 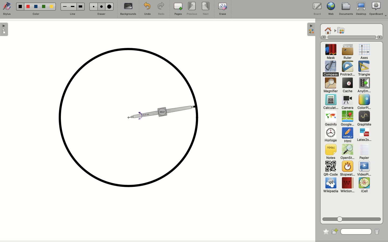 I want to click on OpenBoard, so click(x=378, y=9).